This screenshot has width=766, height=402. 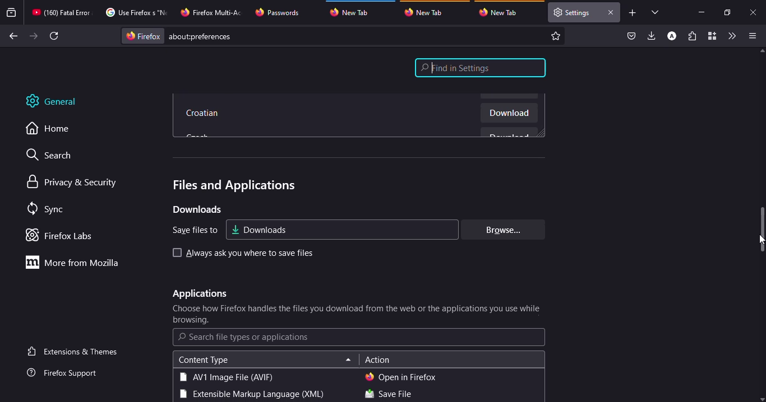 What do you see at coordinates (401, 377) in the screenshot?
I see `open` at bounding box center [401, 377].